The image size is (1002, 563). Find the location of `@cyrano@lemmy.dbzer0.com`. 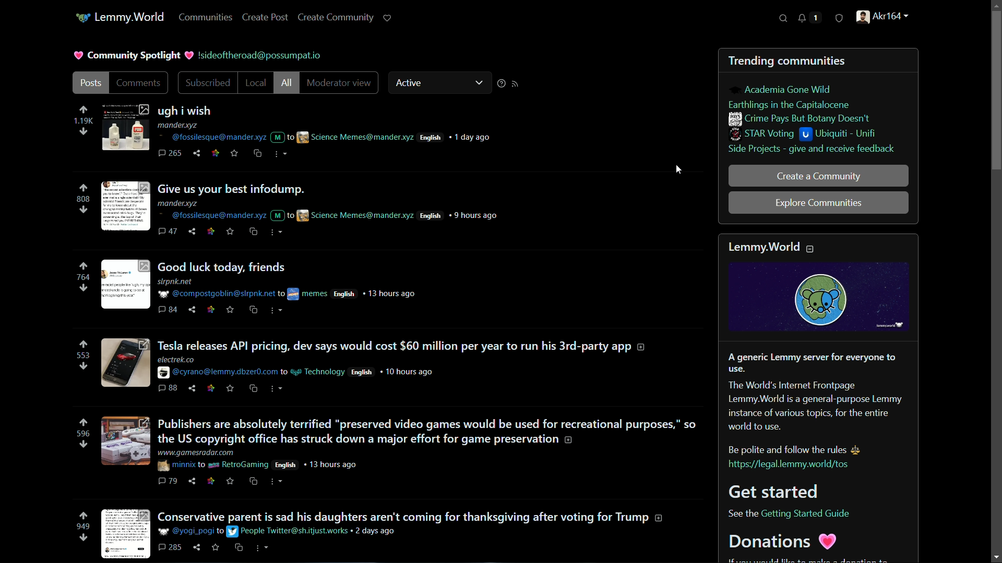

@cyrano@lemmy.dbzer0.com is located at coordinates (217, 373).